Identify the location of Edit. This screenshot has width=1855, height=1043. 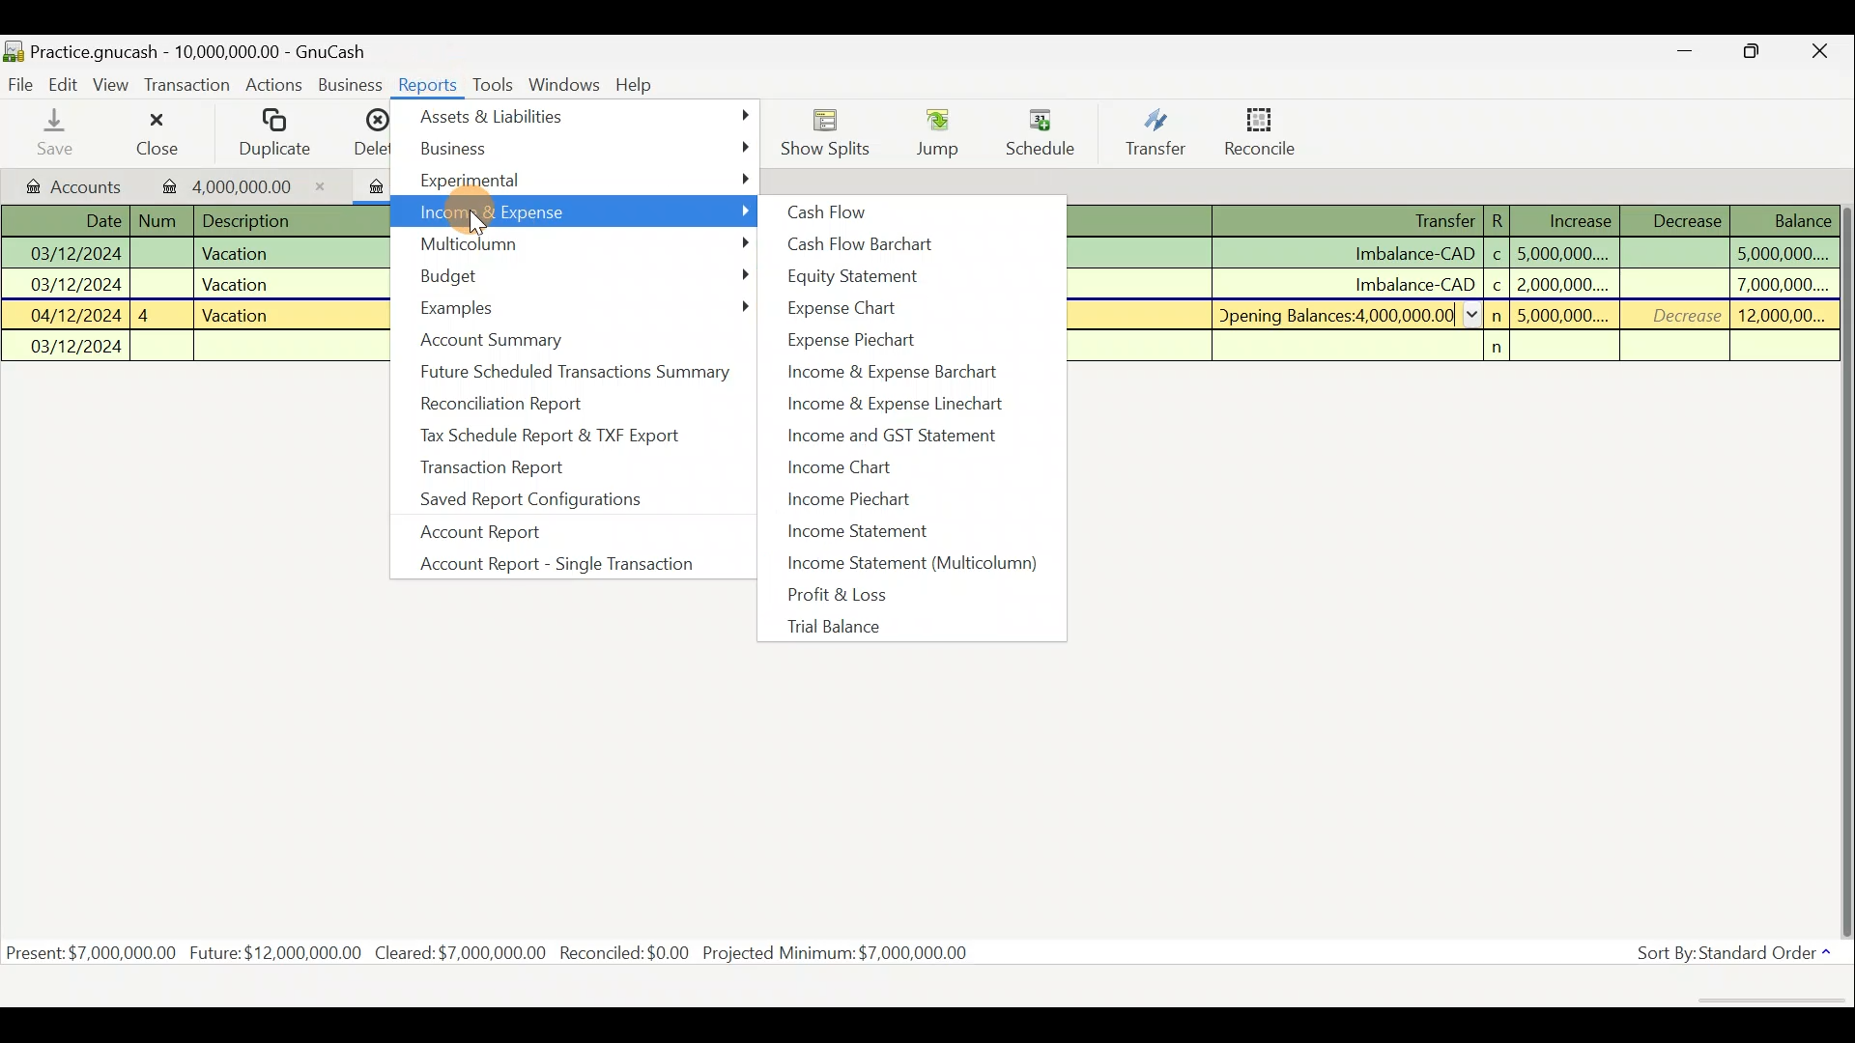
(65, 85).